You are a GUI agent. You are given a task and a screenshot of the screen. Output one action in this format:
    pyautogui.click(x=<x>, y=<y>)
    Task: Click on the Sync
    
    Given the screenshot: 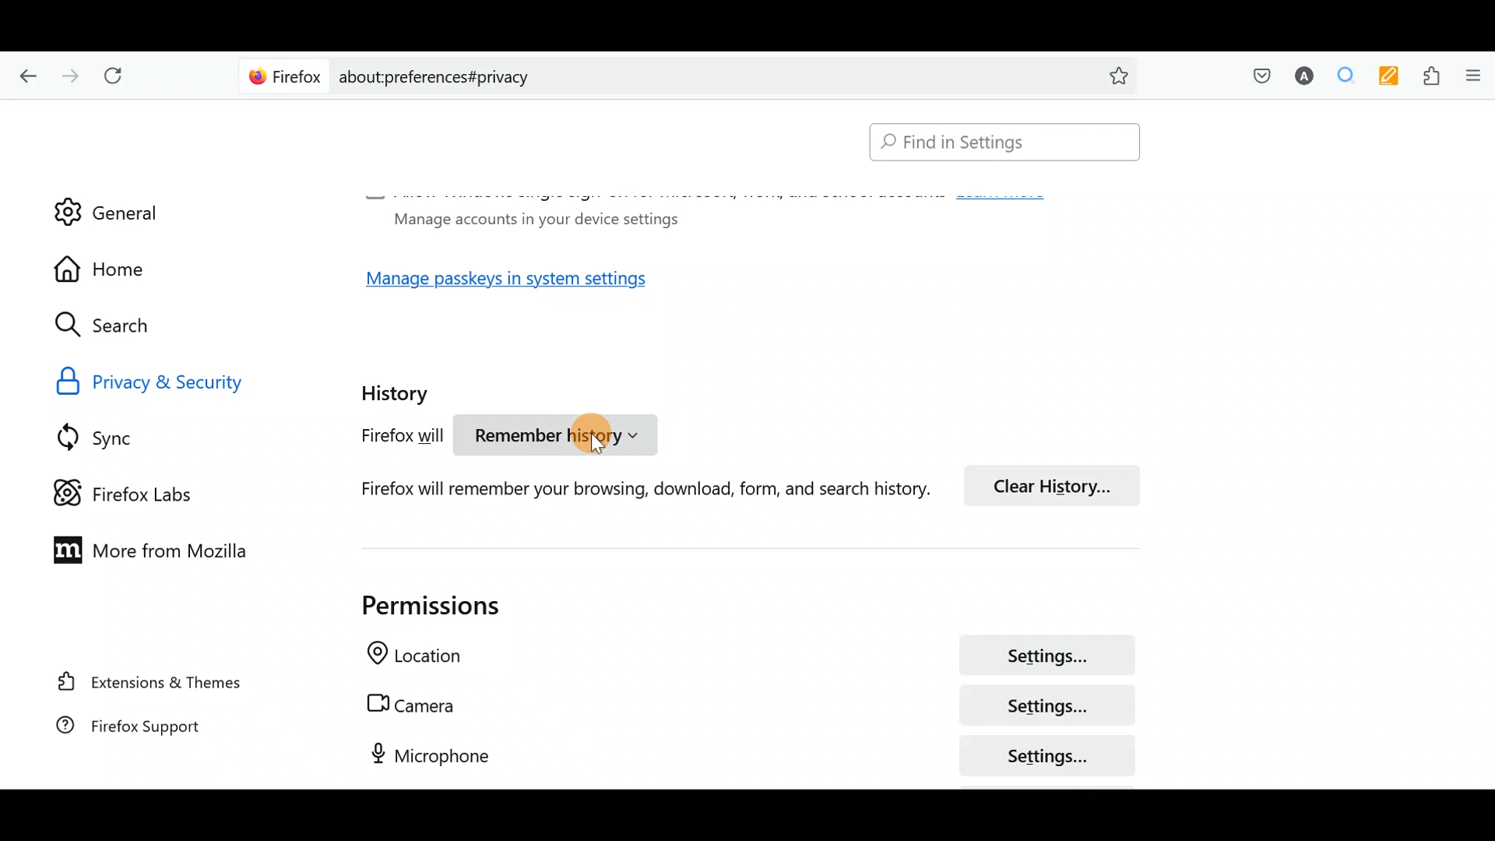 What is the action you would take?
    pyautogui.click(x=116, y=437)
    